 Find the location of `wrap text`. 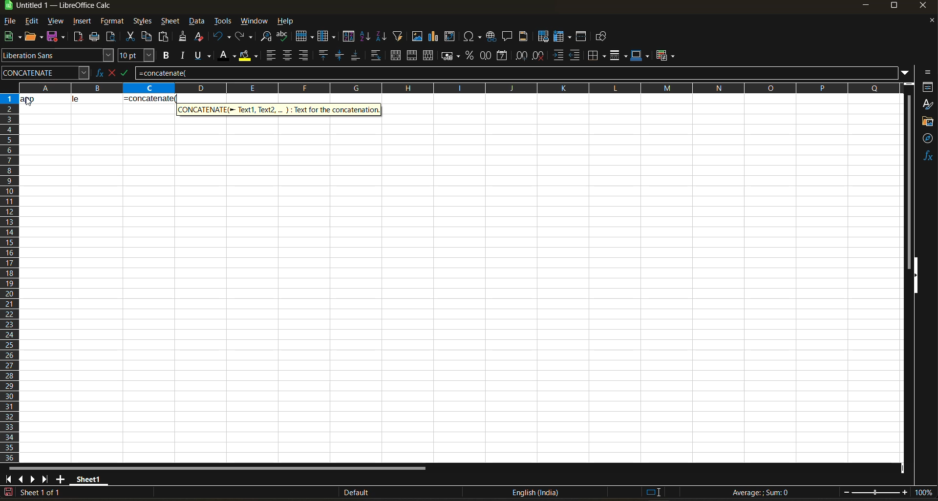

wrap text is located at coordinates (375, 56).